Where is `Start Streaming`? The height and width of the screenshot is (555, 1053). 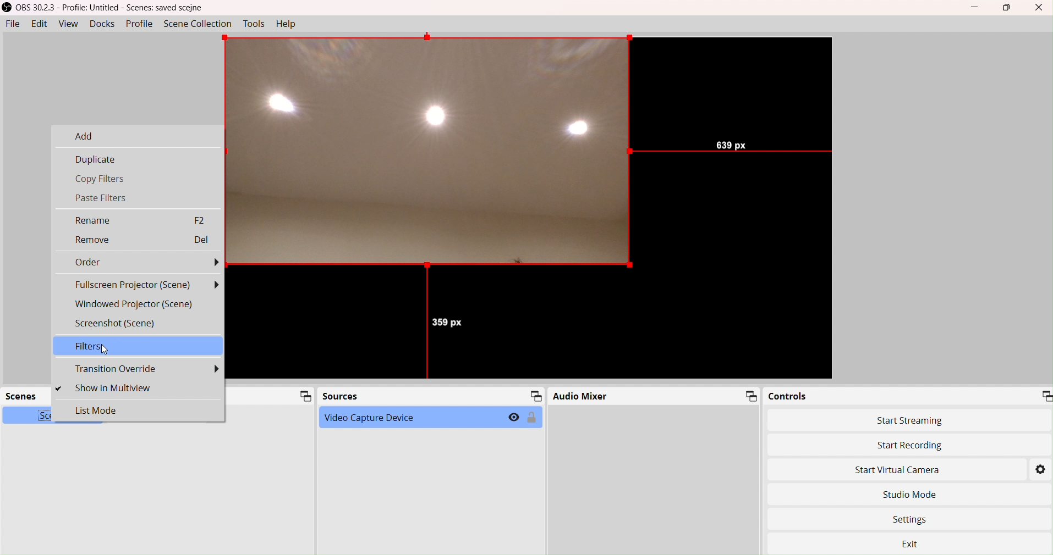
Start Streaming is located at coordinates (911, 420).